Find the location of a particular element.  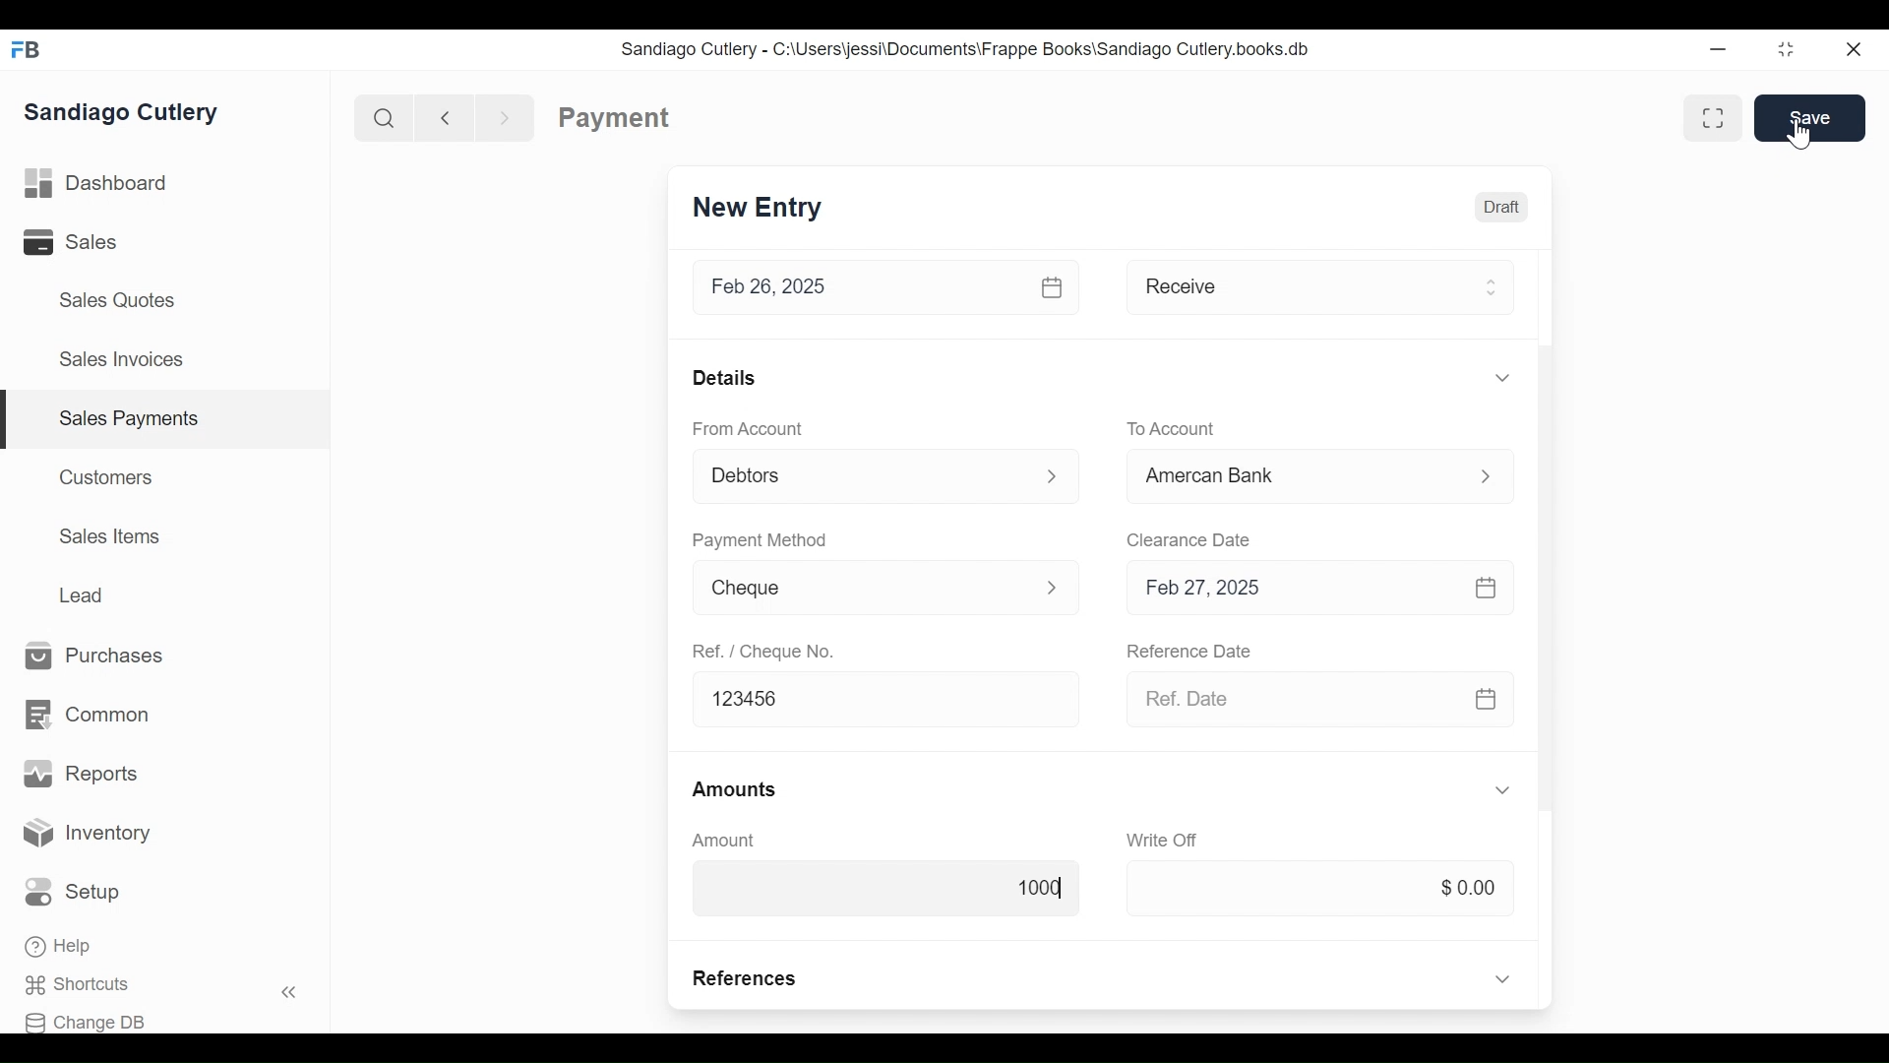

Clearance Date is located at coordinates (1189, 538).